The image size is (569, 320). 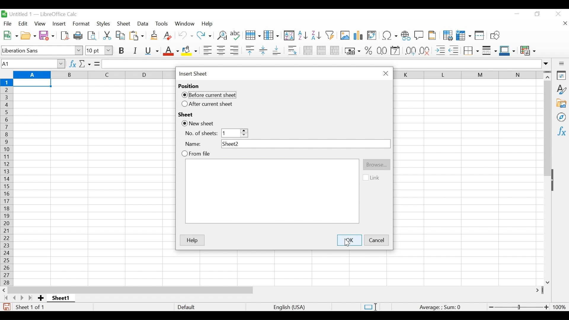 I want to click on Print, so click(x=78, y=35).